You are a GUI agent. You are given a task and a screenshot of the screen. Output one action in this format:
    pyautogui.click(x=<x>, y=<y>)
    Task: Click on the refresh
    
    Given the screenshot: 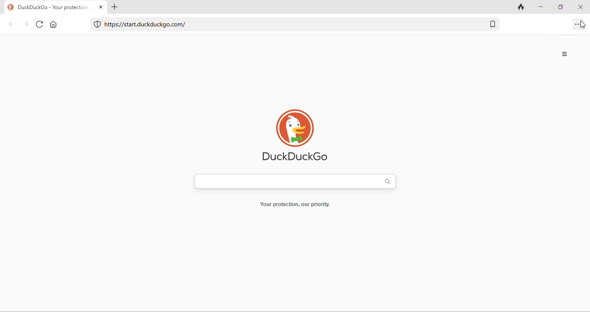 What is the action you would take?
    pyautogui.click(x=40, y=24)
    